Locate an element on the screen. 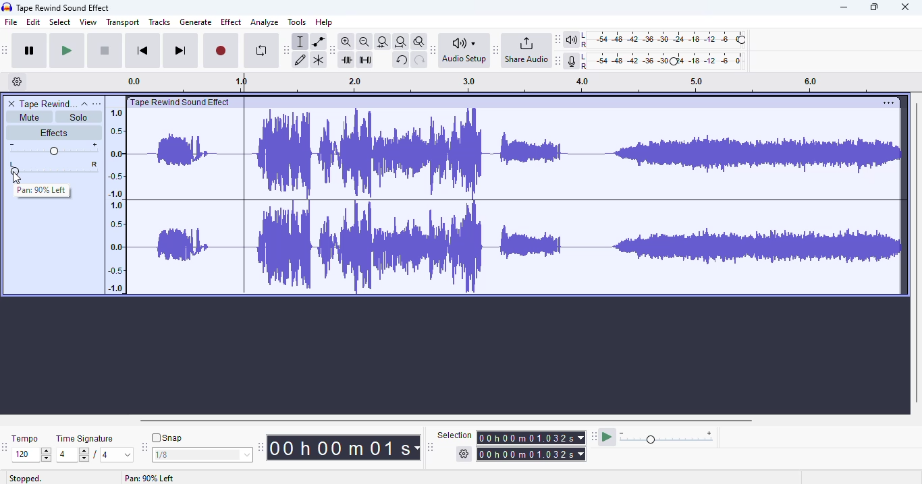 The height and width of the screenshot is (484, 922). draw tool is located at coordinates (300, 61).